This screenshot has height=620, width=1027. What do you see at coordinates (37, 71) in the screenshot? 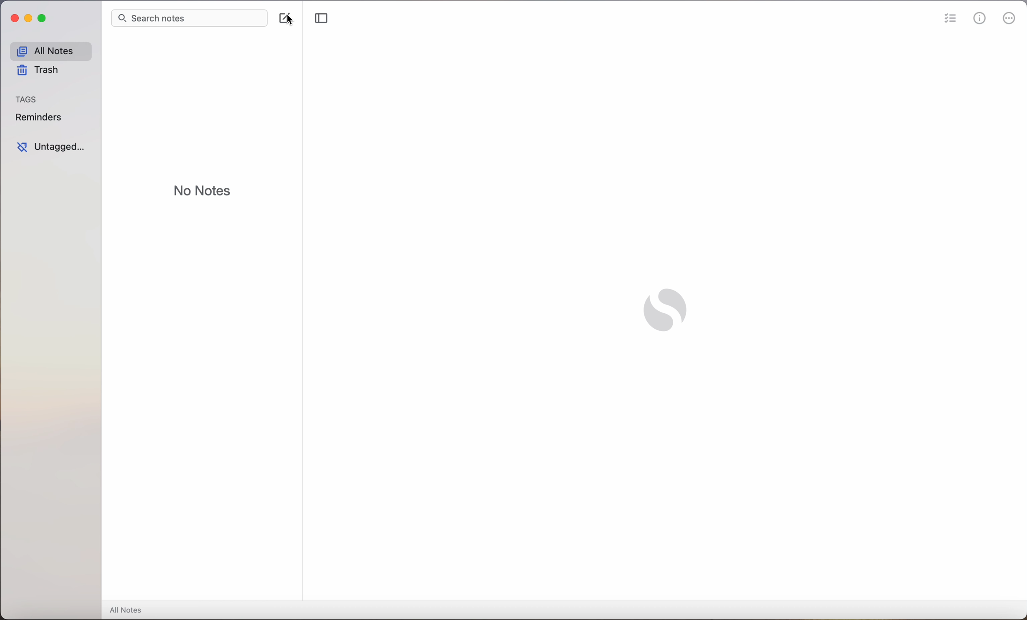
I see `trash` at bounding box center [37, 71].